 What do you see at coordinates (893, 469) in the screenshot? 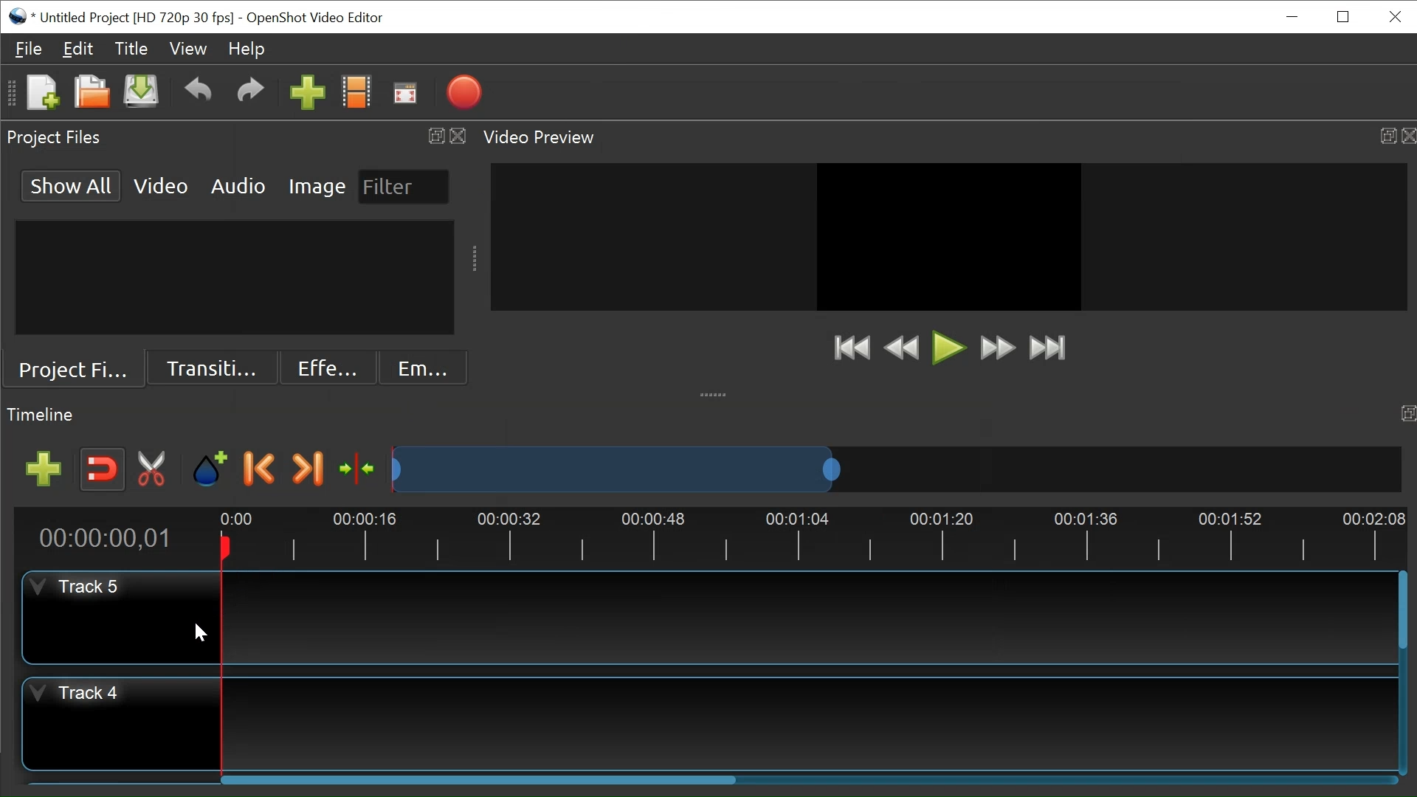
I see `Zoom Slider` at bounding box center [893, 469].